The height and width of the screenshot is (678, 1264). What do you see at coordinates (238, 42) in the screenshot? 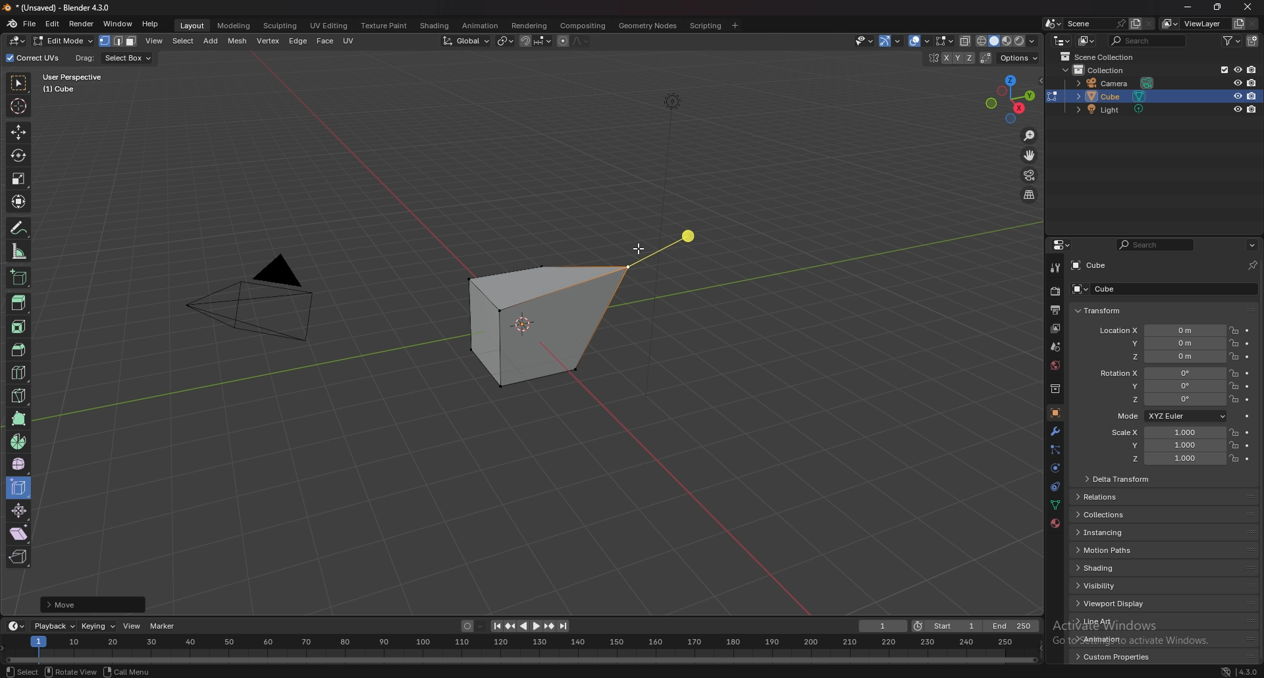
I see `mesh` at bounding box center [238, 42].